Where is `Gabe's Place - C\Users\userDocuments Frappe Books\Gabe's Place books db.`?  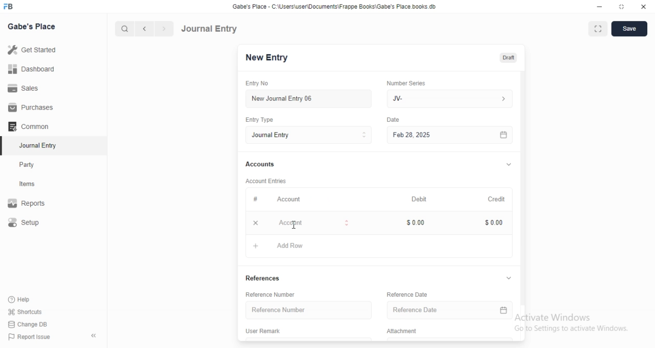 Gabe's Place - C\Users\userDocuments Frappe Books\Gabe's Place books db. is located at coordinates (335, 7).